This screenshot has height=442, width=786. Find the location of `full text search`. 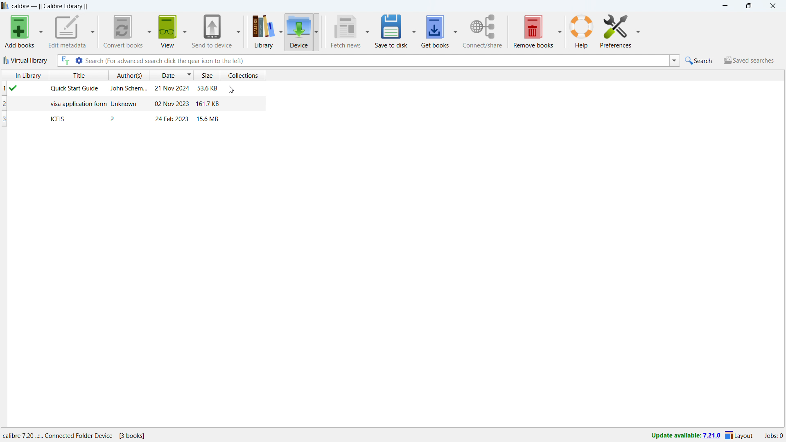

full text search is located at coordinates (64, 61).